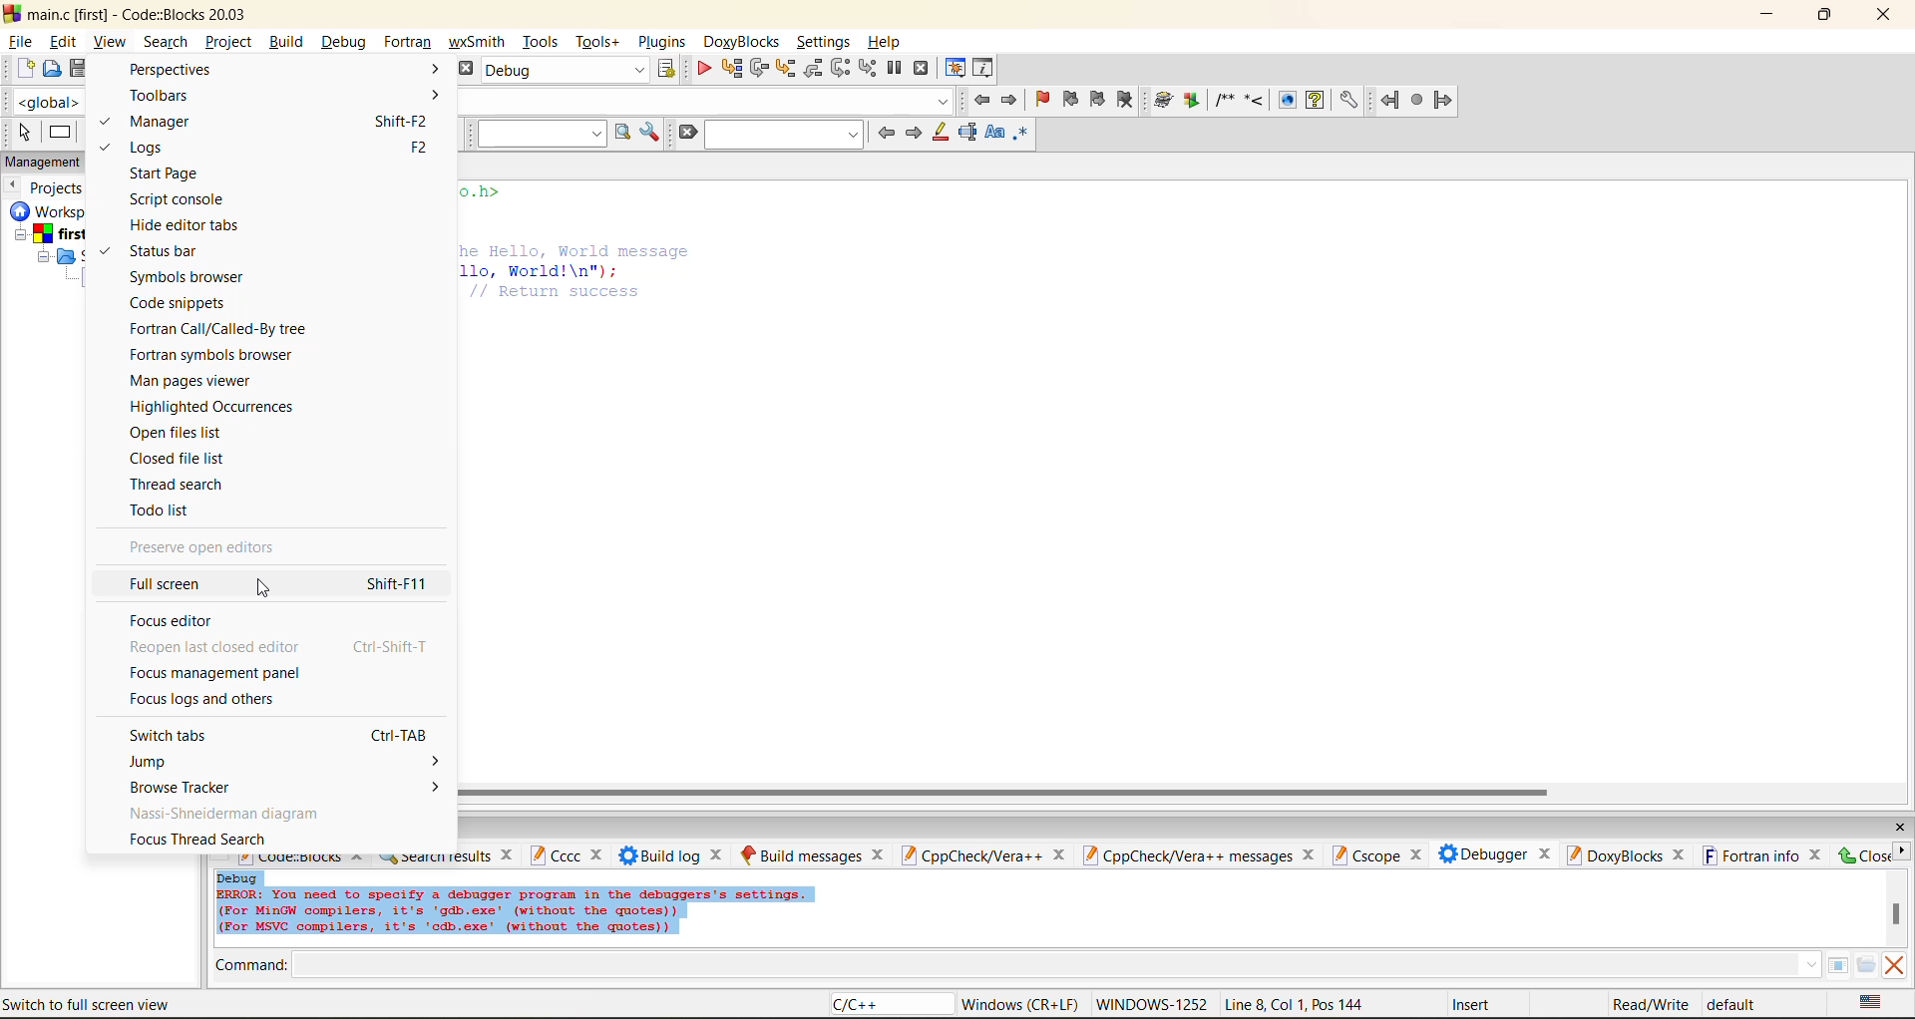 The image size is (1915, 1019). Describe the element at coordinates (199, 225) in the screenshot. I see `hide editor tabs` at that location.